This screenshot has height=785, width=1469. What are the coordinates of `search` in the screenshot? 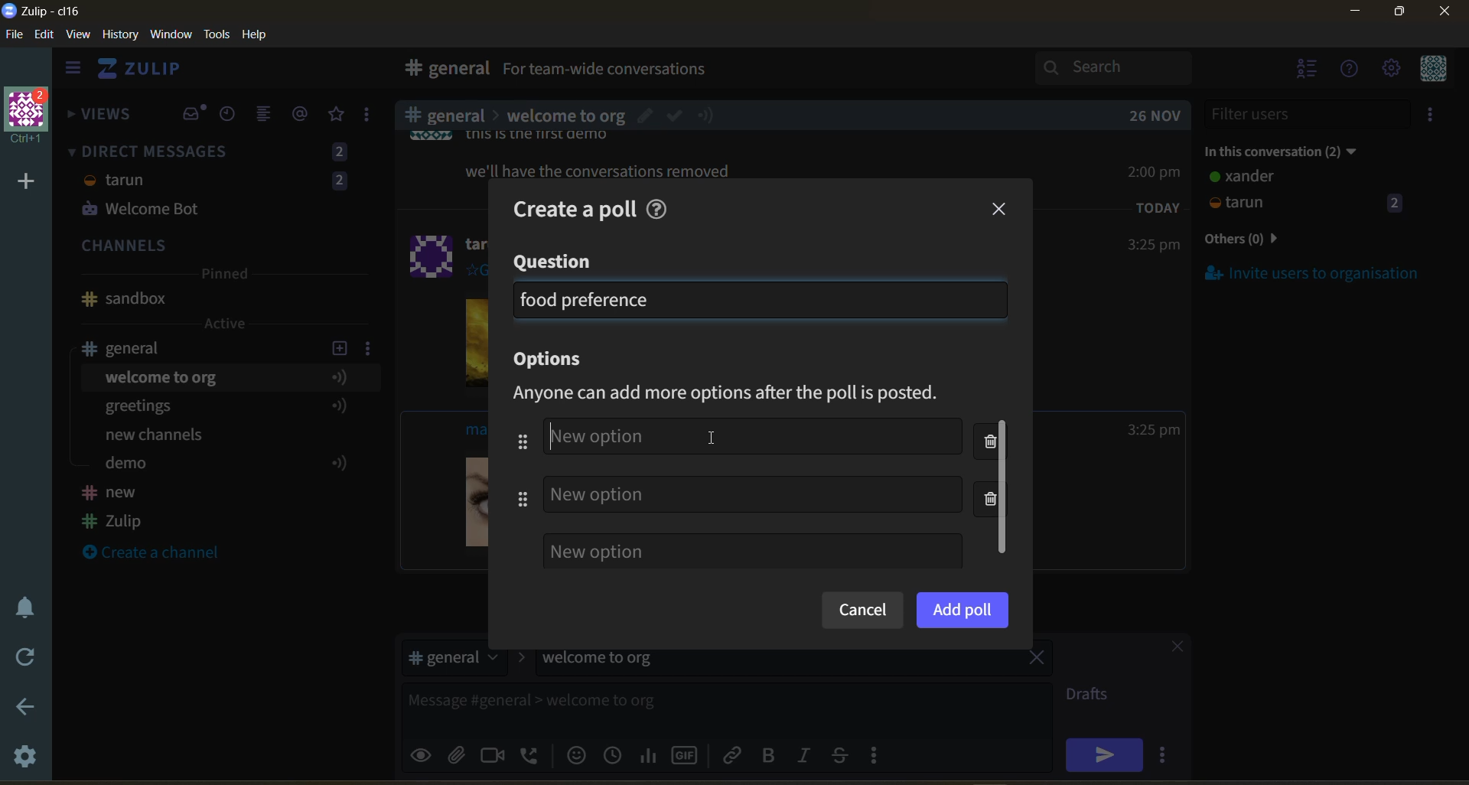 It's located at (1127, 67).